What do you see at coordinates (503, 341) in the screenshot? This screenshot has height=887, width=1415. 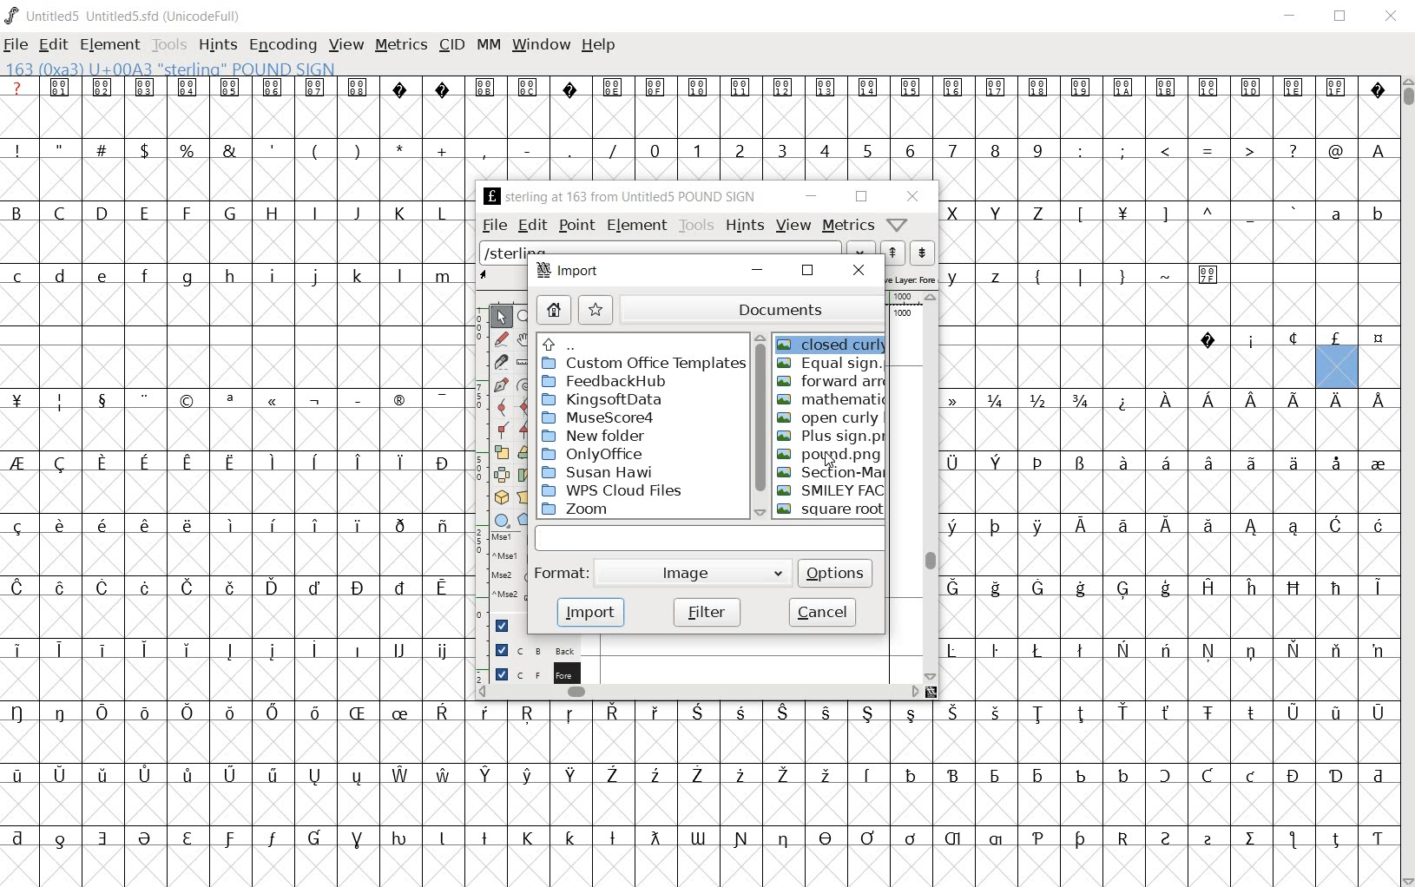 I see `freehand` at bounding box center [503, 341].